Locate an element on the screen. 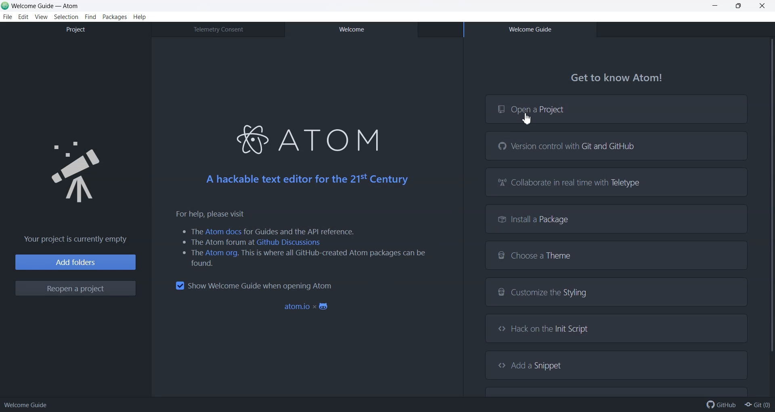 Image resolution: width=775 pixels, height=412 pixels. For help, please visit is located at coordinates (205, 214).